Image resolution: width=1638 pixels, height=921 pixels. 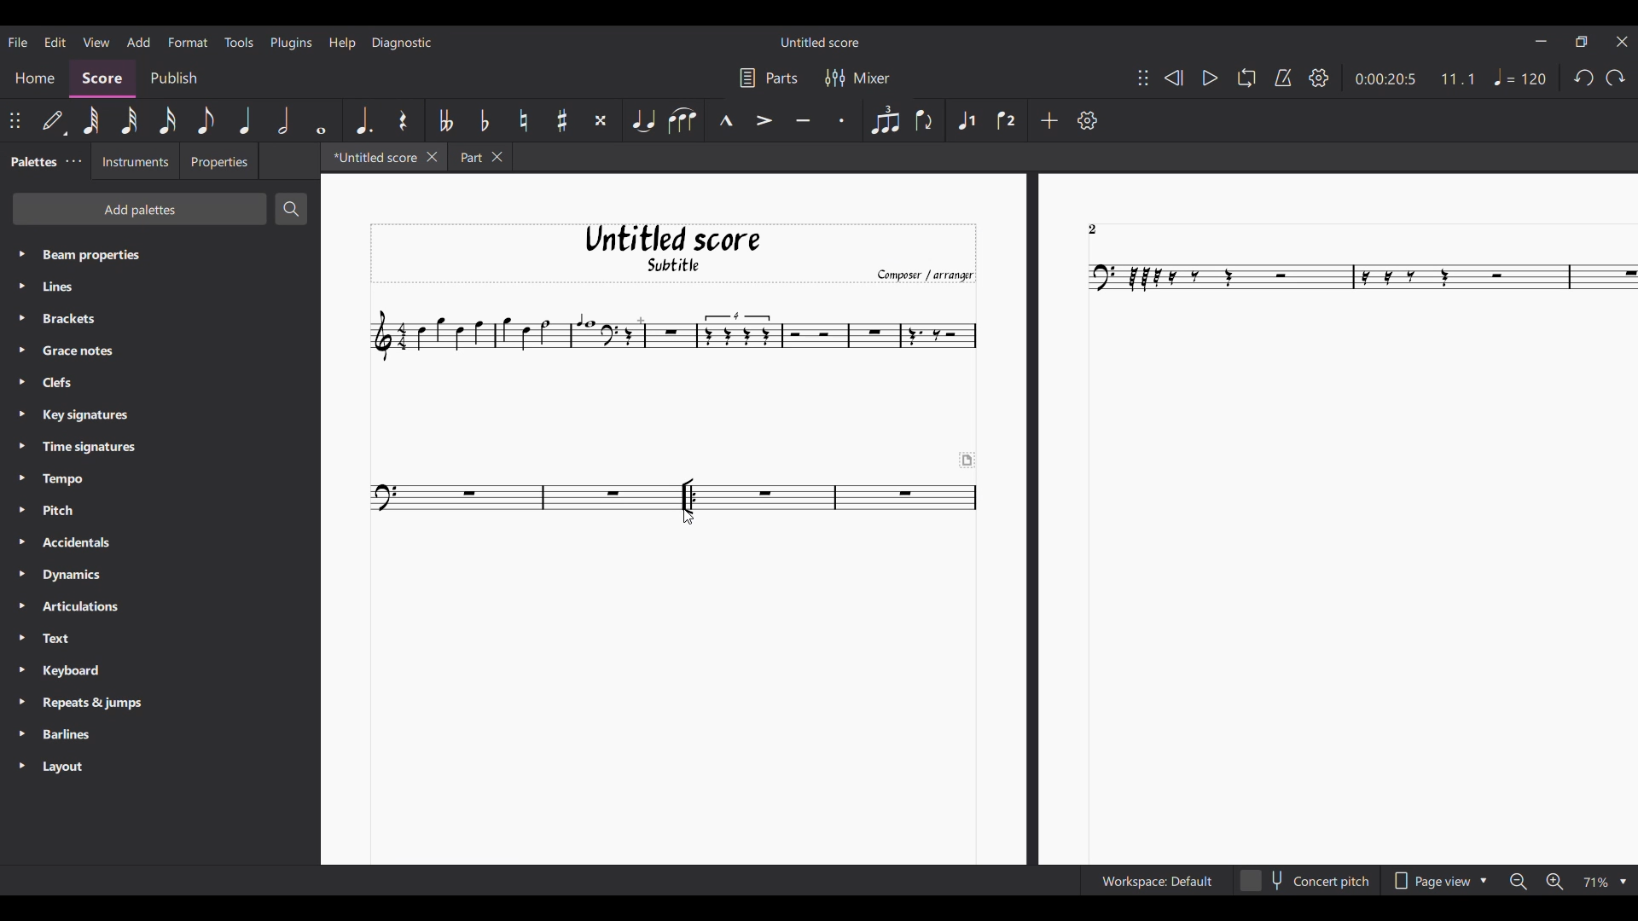 I want to click on Home, so click(x=34, y=79).